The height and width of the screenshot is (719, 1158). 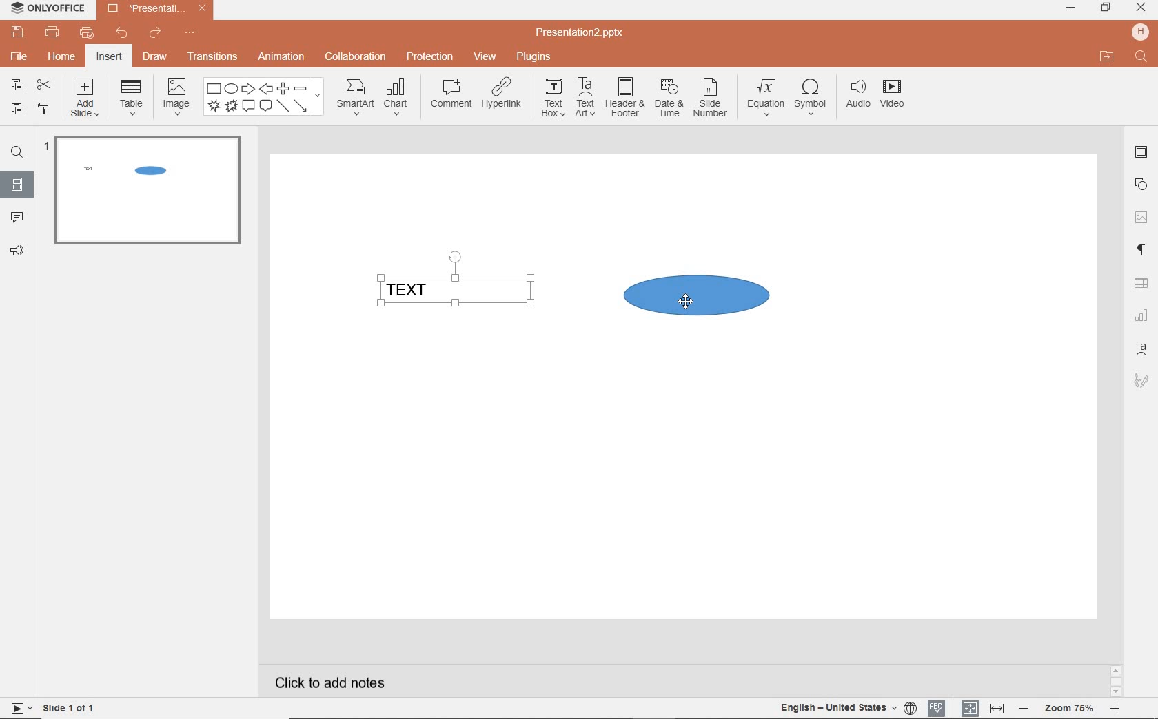 What do you see at coordinates (855, 97) in the screenshot?
I see `audio` at bounding box center [855, 97].